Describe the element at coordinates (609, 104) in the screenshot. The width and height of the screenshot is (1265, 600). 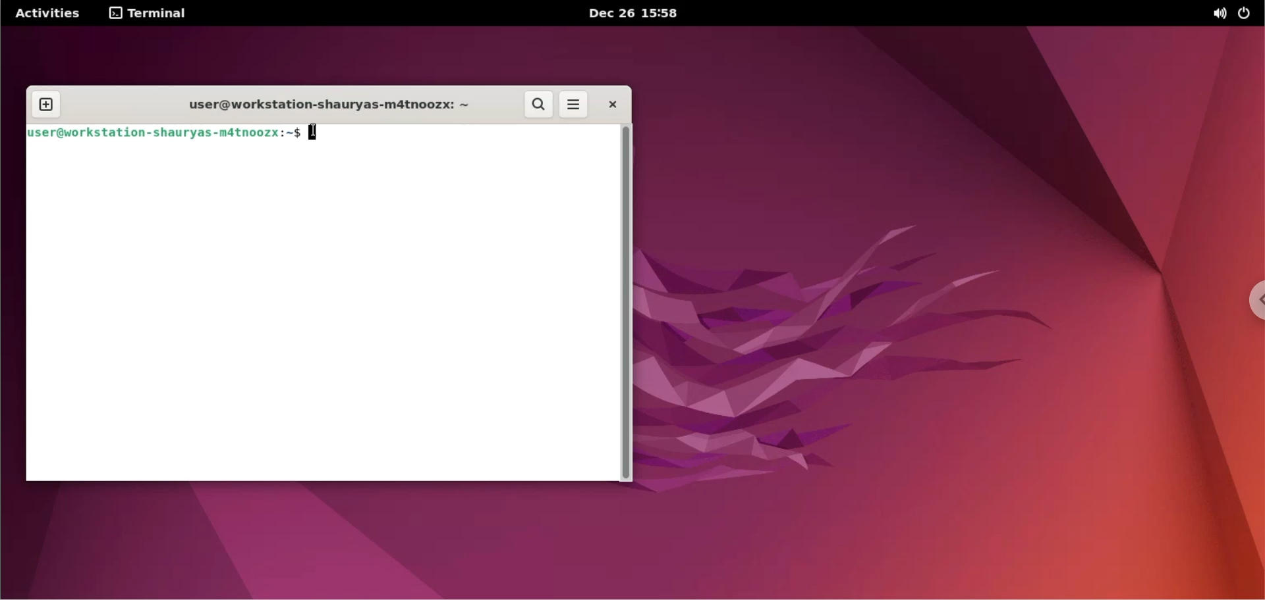
I see `close` at that location.